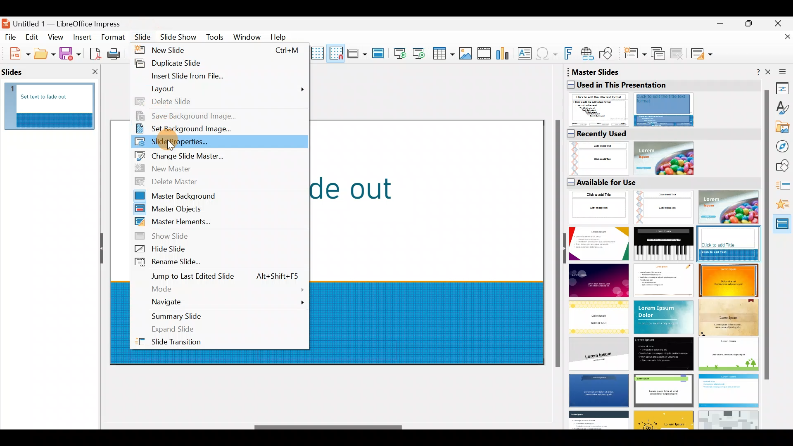 The image size is (793, 446). What do you see at coordinates (526, 54) in the screenshot?
I see `Insert text box` at bounding box center [526, 54].